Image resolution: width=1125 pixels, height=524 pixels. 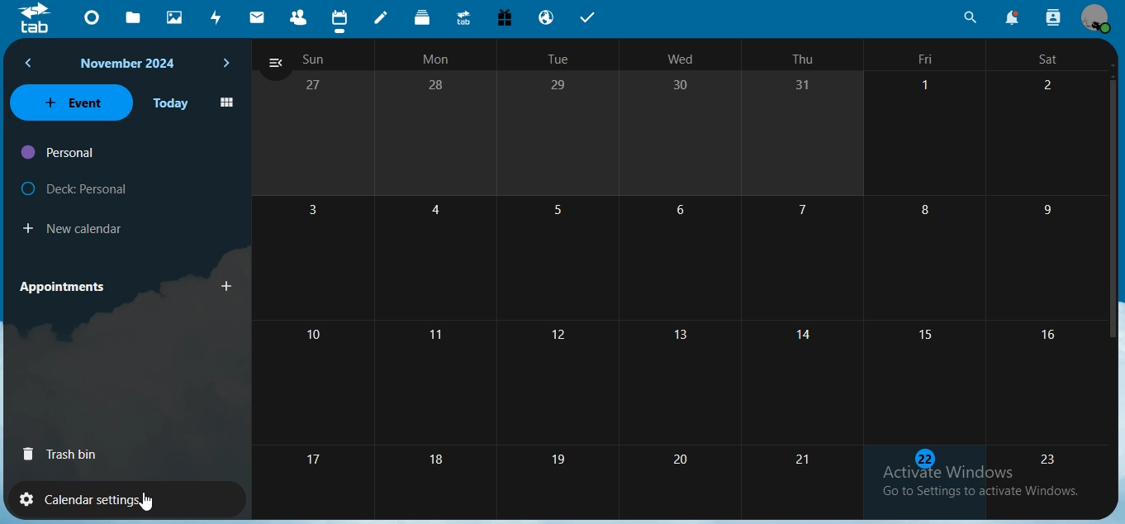 I want to click on notes, so click(x=384, y=18).